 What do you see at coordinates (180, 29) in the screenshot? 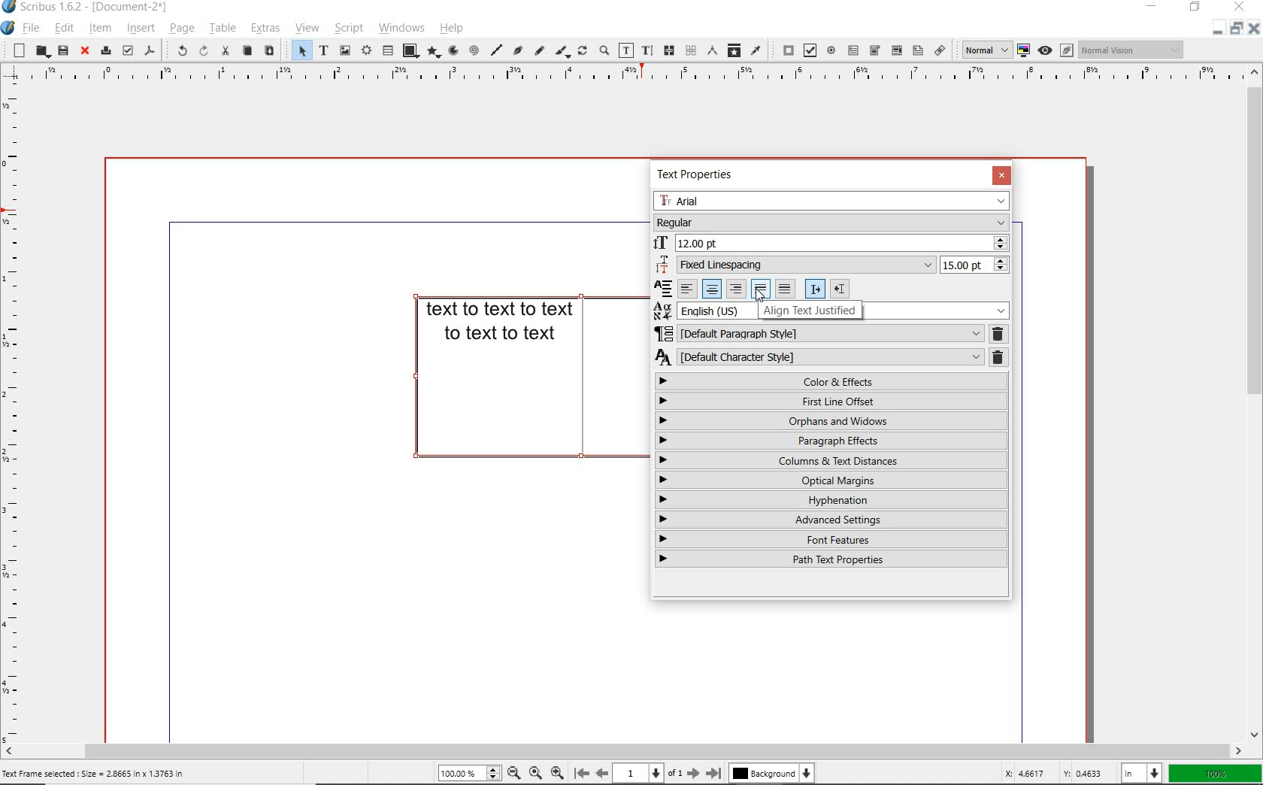
I see `page` at bounding box center [180, 29].